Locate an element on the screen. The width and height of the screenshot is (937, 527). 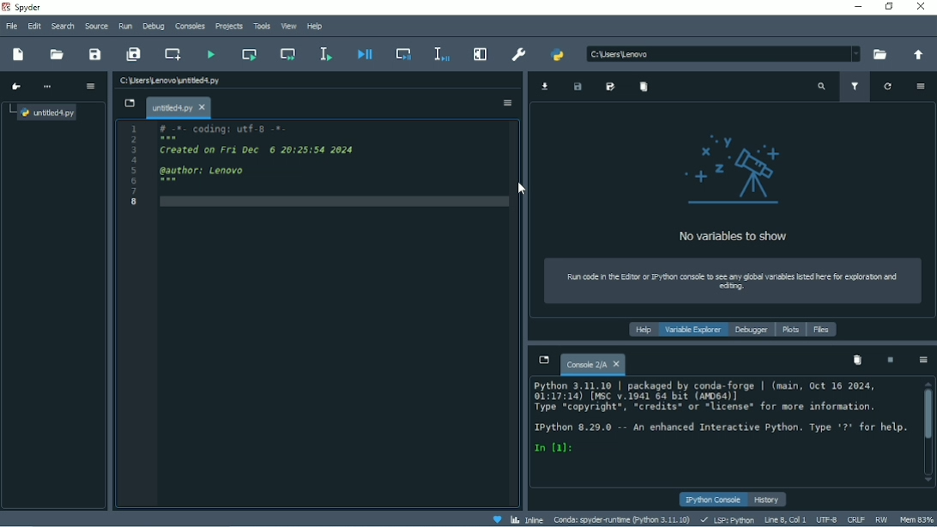
Help Spyder is located at coordinates (496, 519).